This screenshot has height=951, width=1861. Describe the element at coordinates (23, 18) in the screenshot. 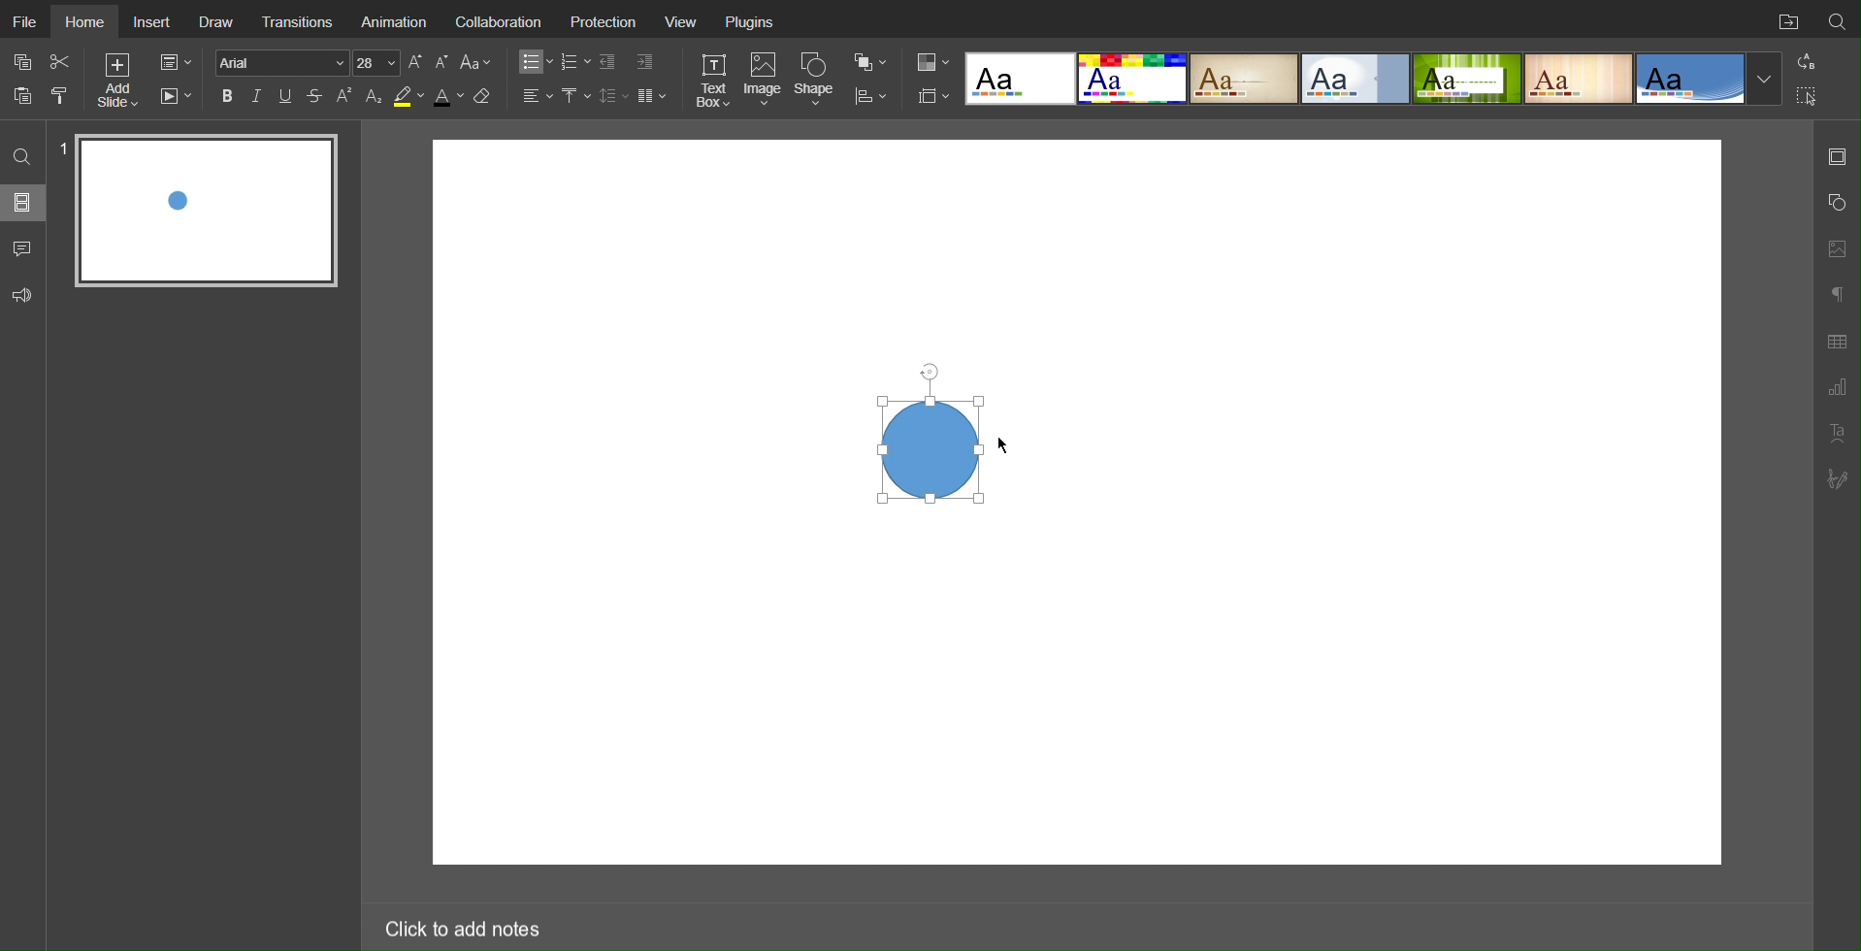

I see `File` at that location.